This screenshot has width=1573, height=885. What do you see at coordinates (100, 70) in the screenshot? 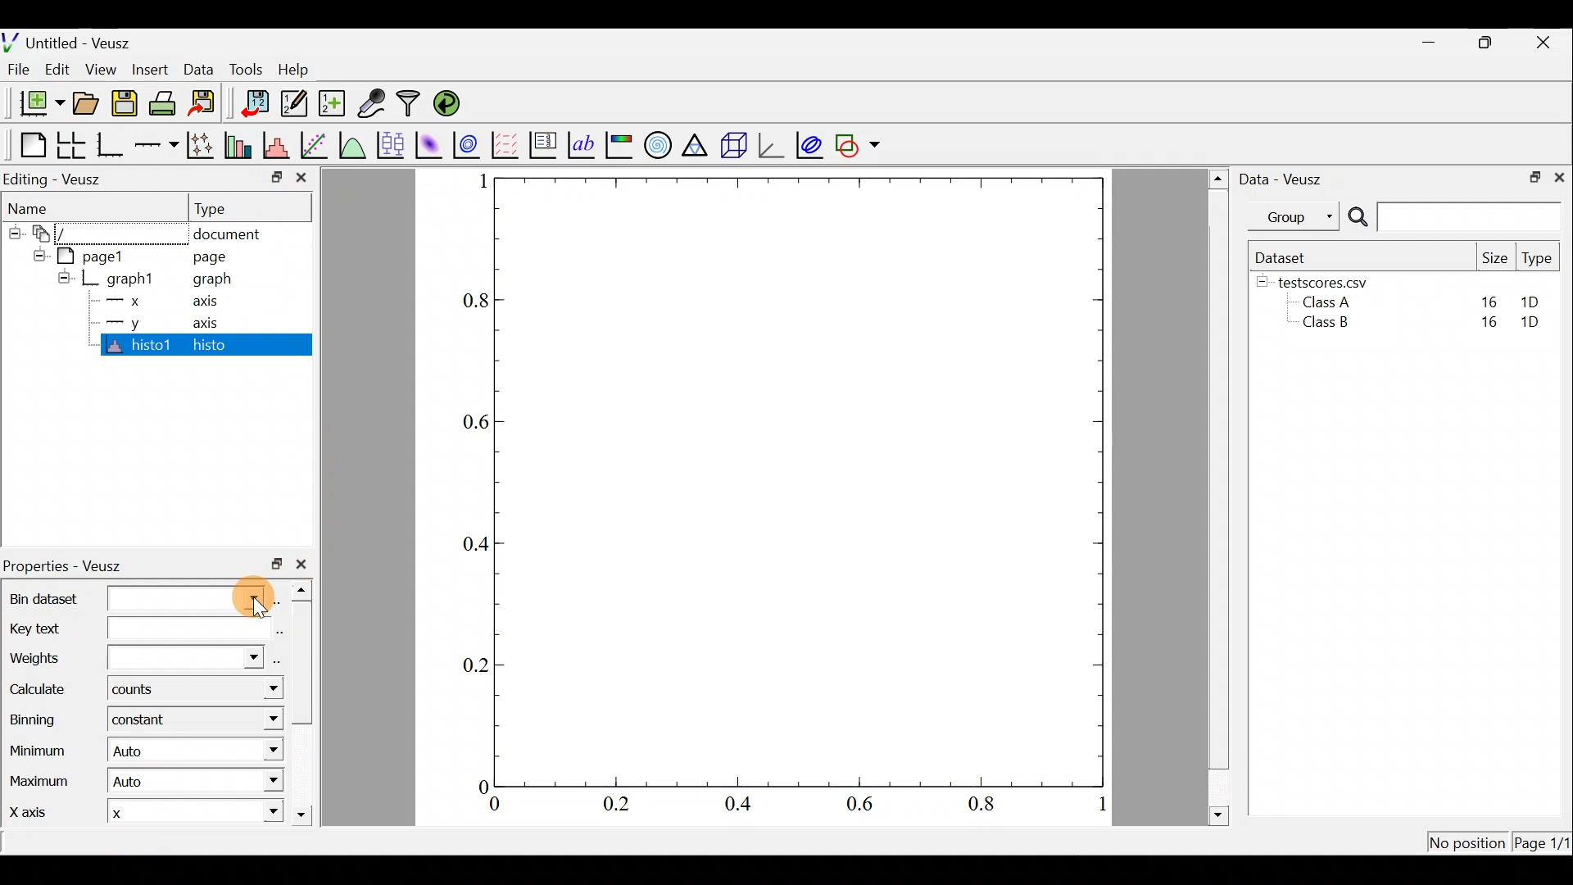
I see `View` at bounding box center [100, 70].